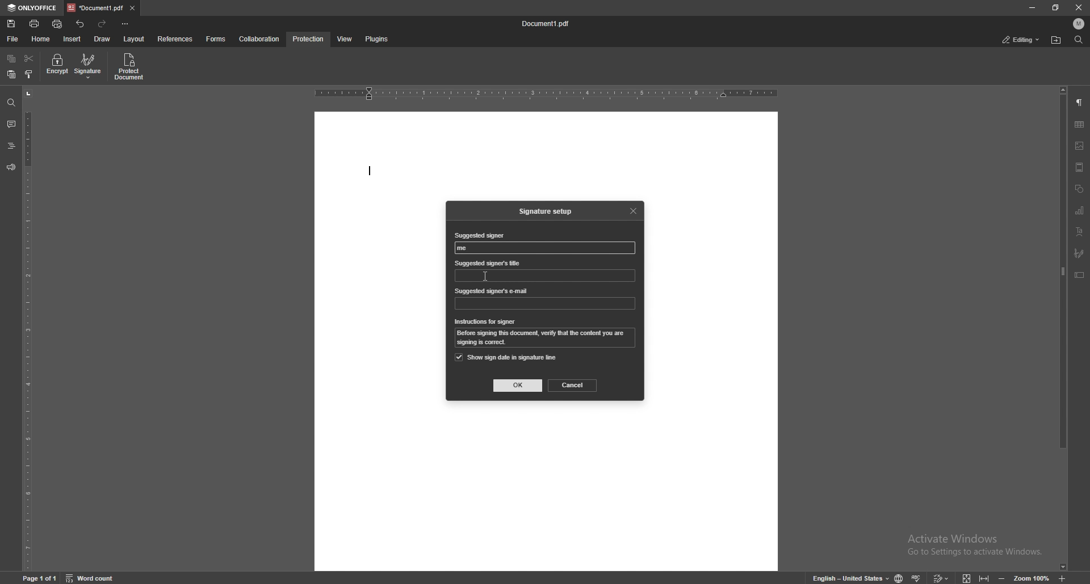  I want to click on vertical scale, so click(28, 329).